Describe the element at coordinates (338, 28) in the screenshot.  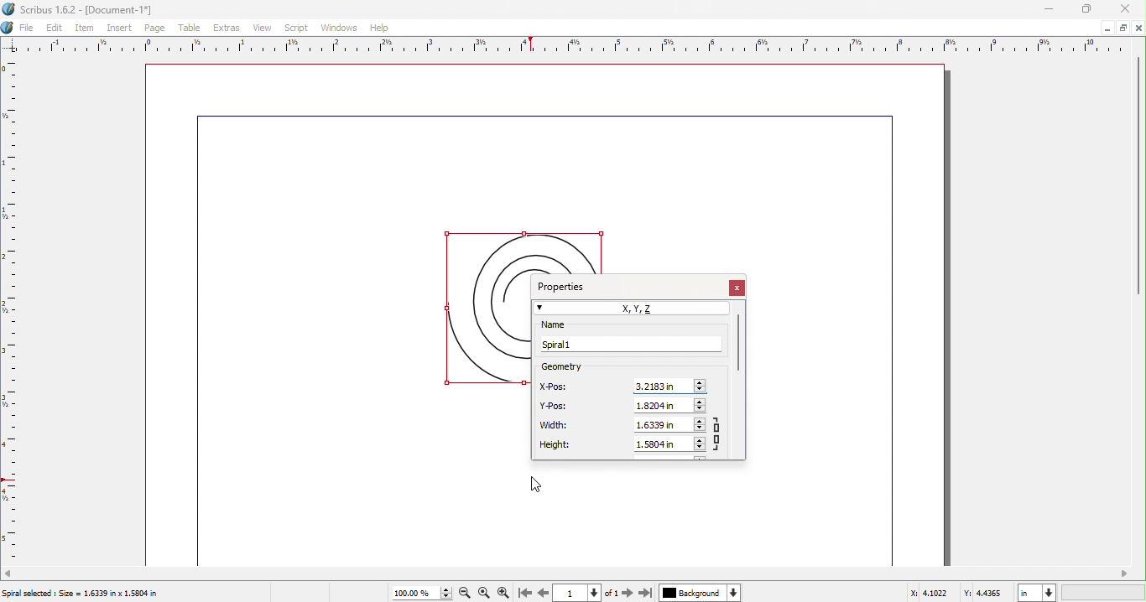
I see `Windows` at that location.